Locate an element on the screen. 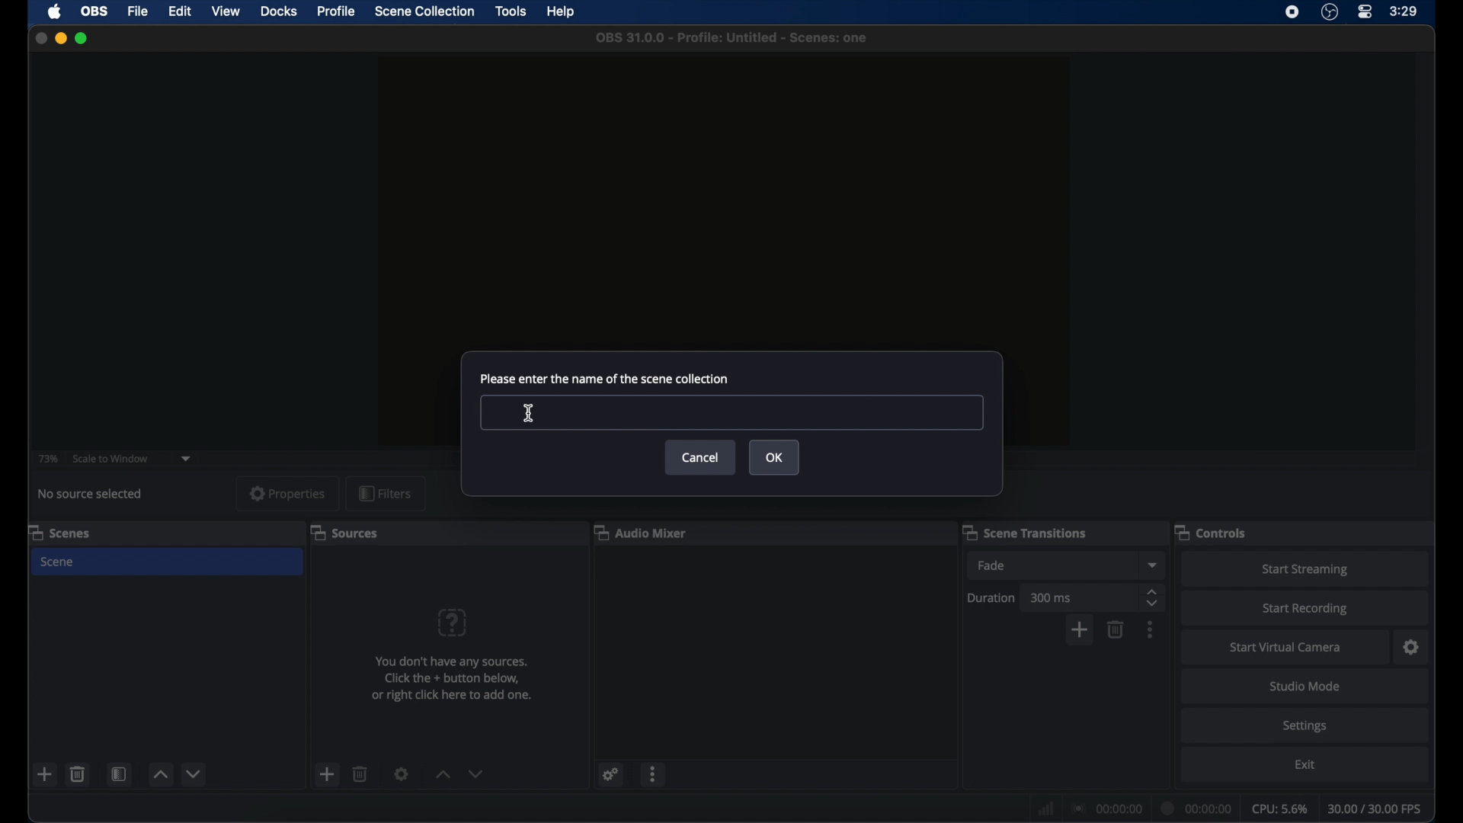  fade is located at coordinates (992, 565).